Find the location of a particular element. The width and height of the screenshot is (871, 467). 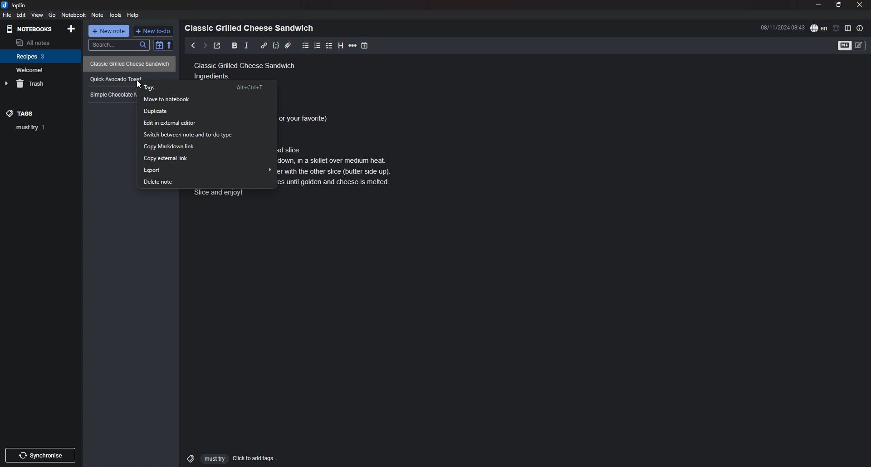

attachment is located at coordinates (288, 45).